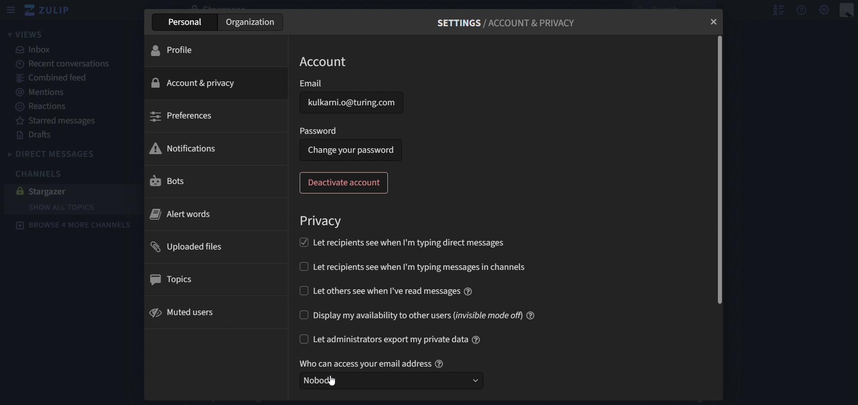 The height and width of the screenshot is (405, 858). What do you see at coordinates (186, 22) in the screenshot?
I see `personal` at bounding box center [186, 22].